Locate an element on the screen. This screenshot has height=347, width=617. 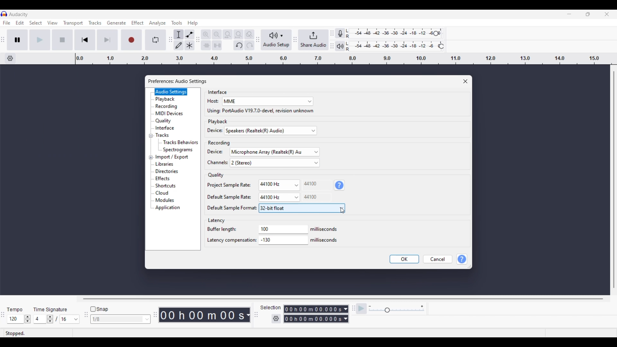
Pause is located at coordinates (17, 40).